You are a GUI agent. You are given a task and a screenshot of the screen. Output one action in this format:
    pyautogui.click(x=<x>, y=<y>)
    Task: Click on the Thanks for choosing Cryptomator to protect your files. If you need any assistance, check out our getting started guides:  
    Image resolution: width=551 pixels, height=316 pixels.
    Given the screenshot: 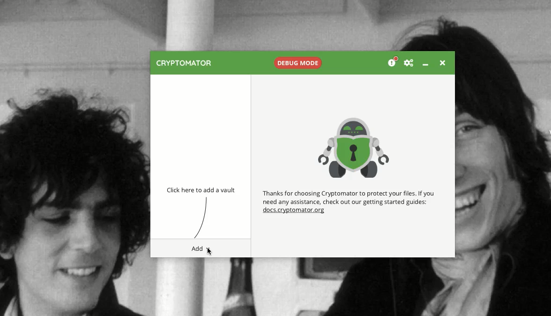 What is the action you would take?
    pyautogui.click(x=350, y=197)
    